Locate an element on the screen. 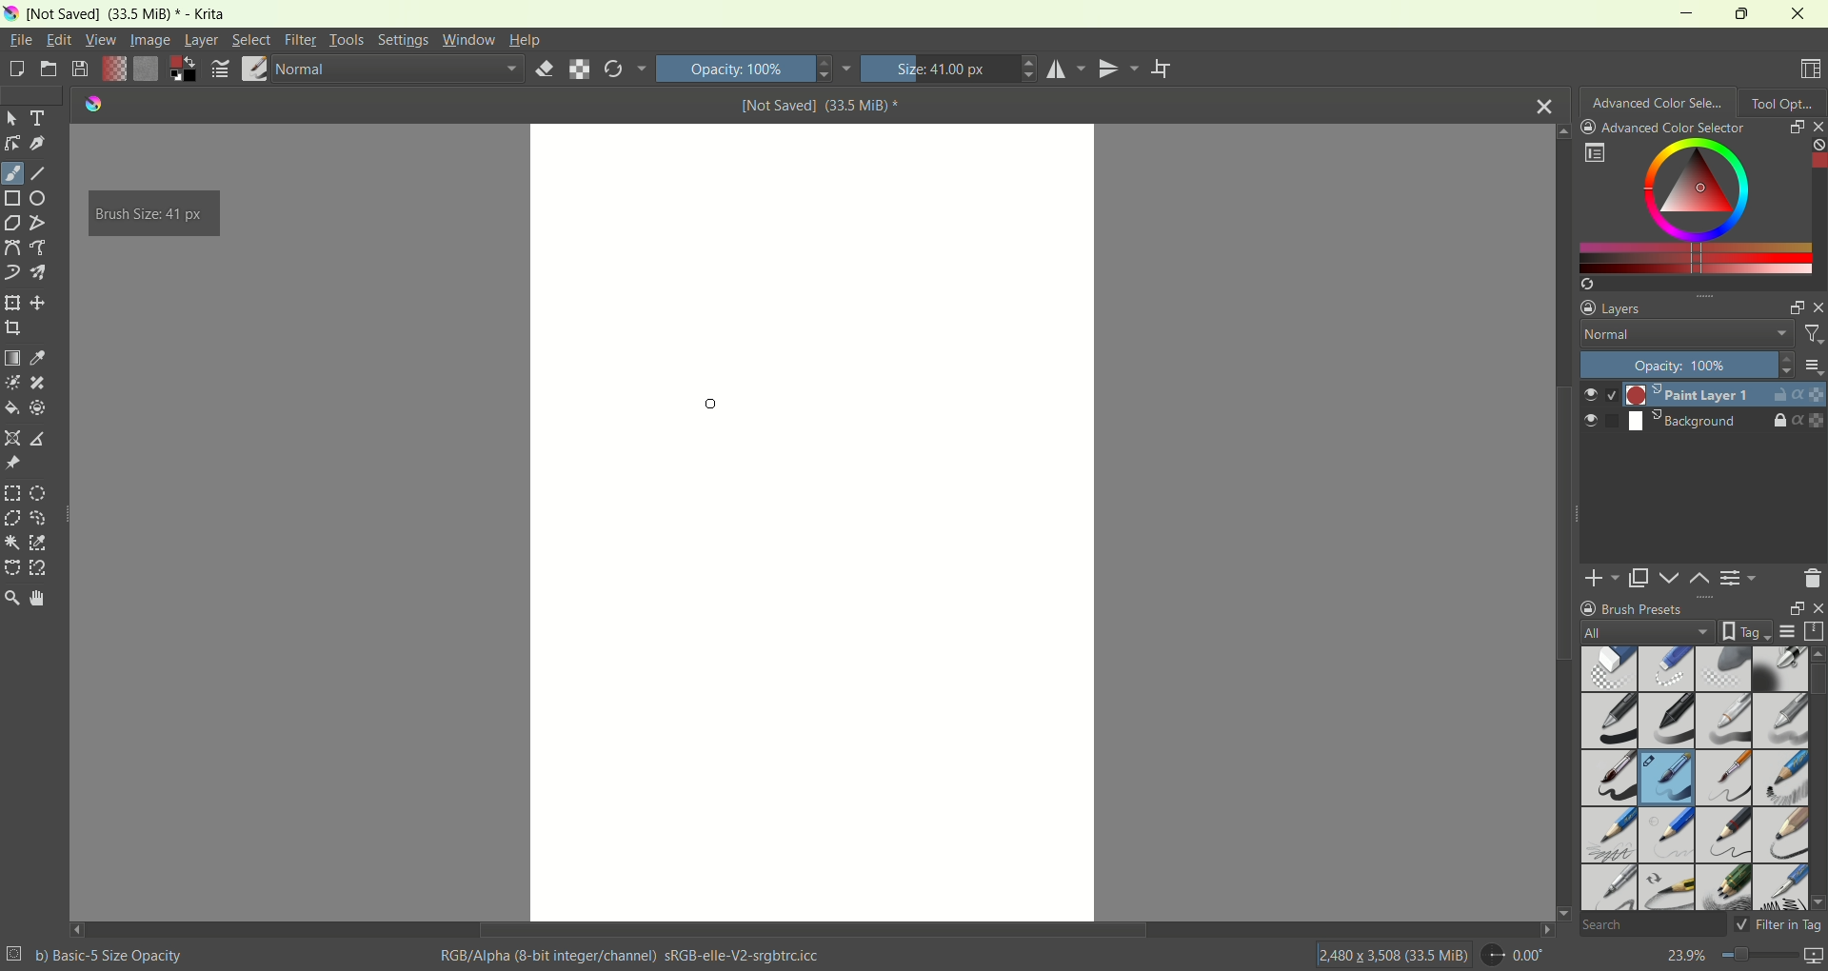 Image resolution: width=1828 pixels, height=971 pixels. line is located at coordinates (39, 174).